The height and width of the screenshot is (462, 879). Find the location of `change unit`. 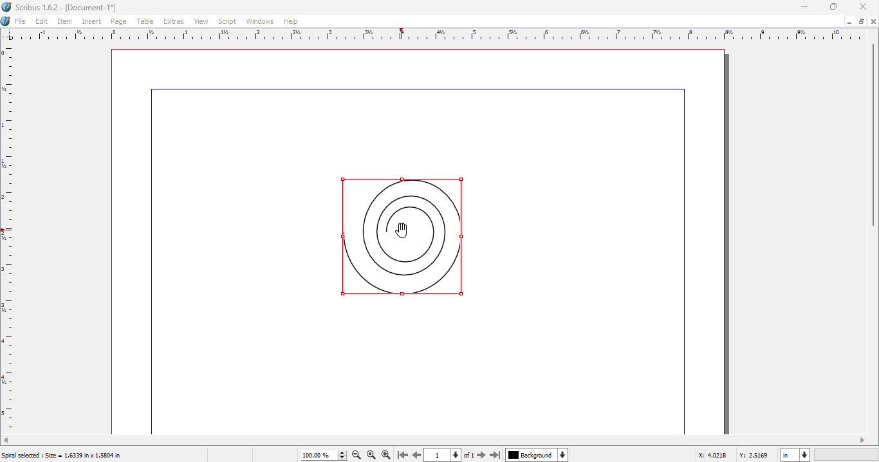

change unit is located at coordinates (806, 455).